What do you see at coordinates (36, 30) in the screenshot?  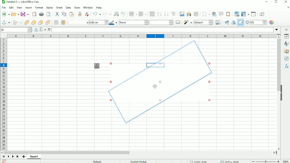 I see `Function wizard` at bounding box center [36, 30].